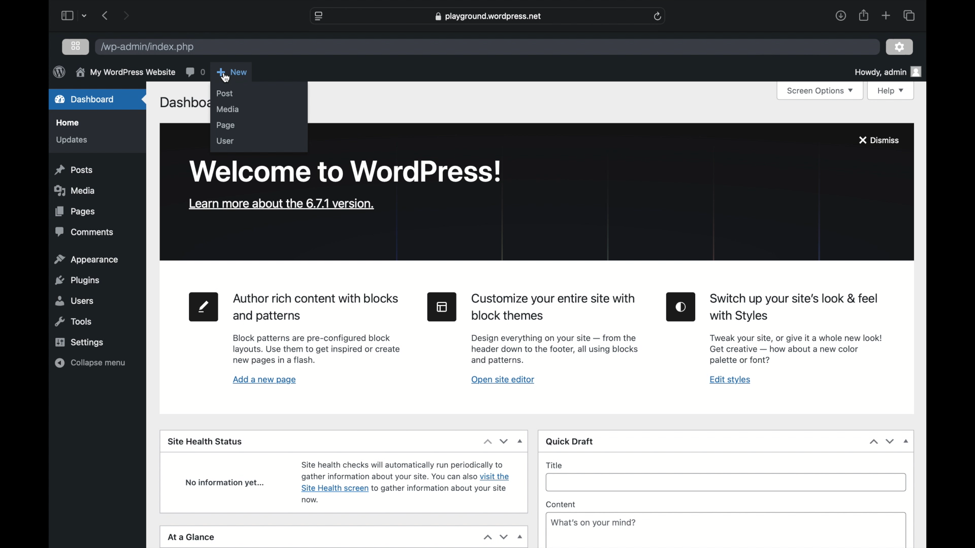 This screenshot has width=975, height=548. What do you see at coordinates (126, 73) in the screenshot?
I see `my wordpress website` at bounding box center [126, 73].